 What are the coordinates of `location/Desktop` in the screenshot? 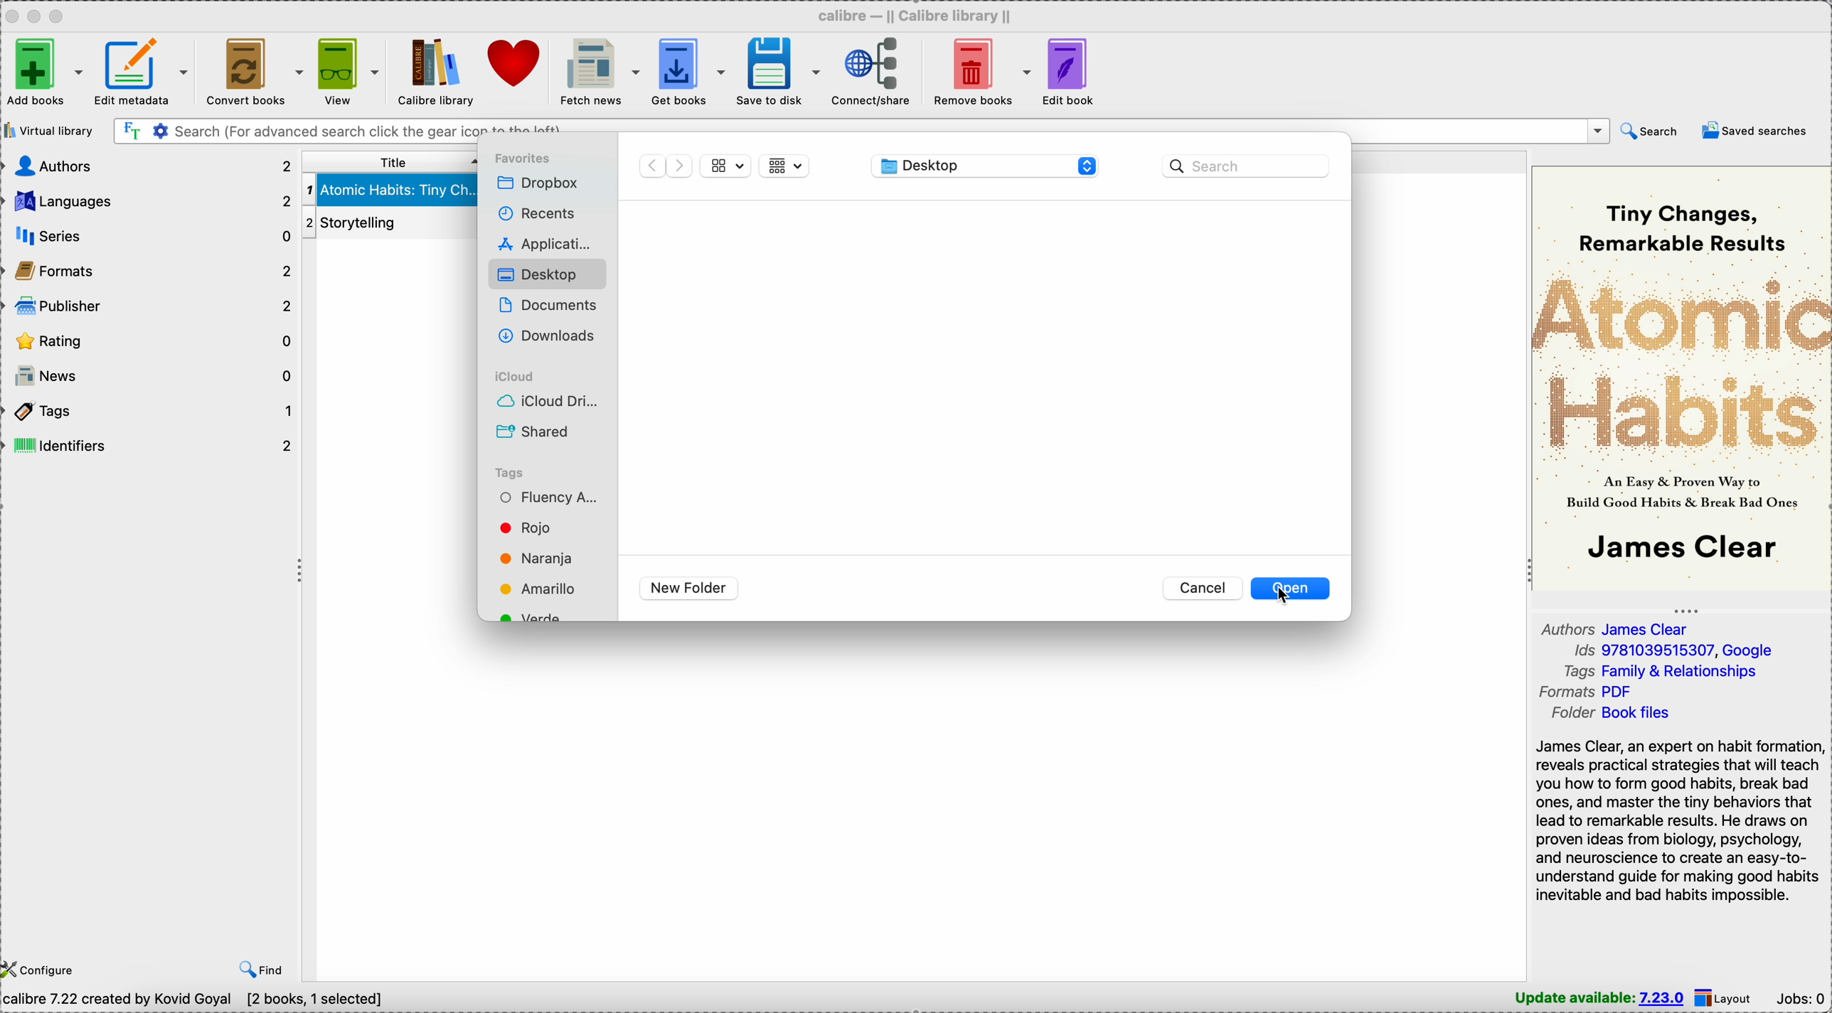 It's located at (988, 167).